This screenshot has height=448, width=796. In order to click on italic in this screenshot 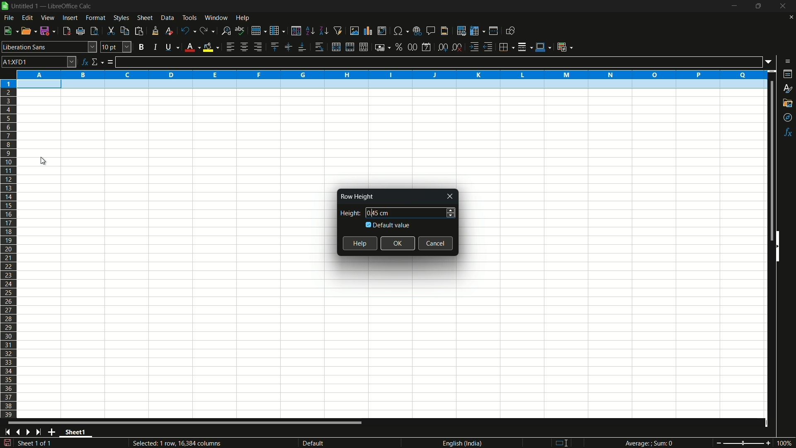, I will do `click(155, 47)`.